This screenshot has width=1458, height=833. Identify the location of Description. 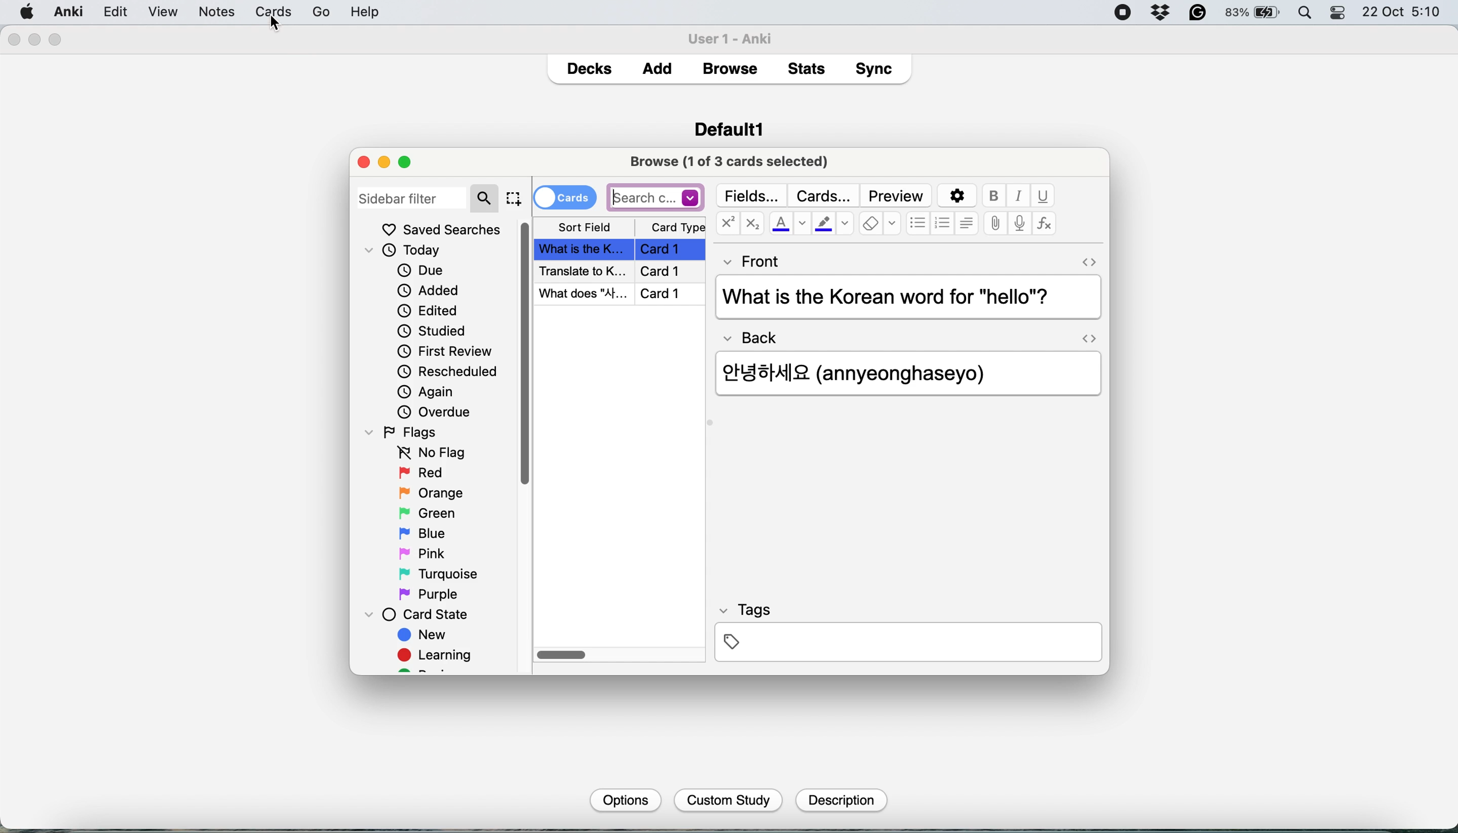
(840, 800).